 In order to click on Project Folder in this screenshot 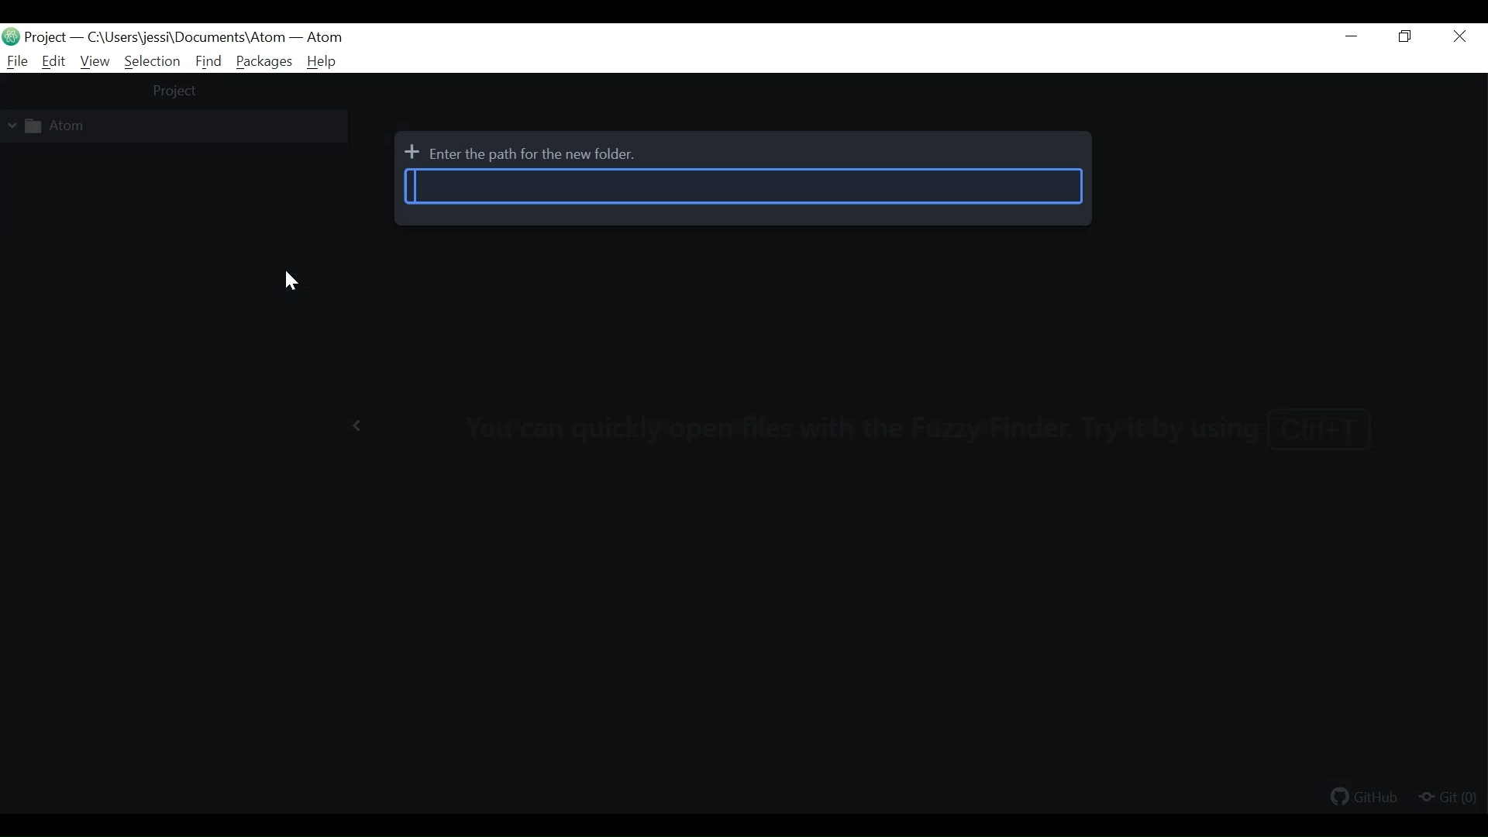, I will do `click(157, 126)`.